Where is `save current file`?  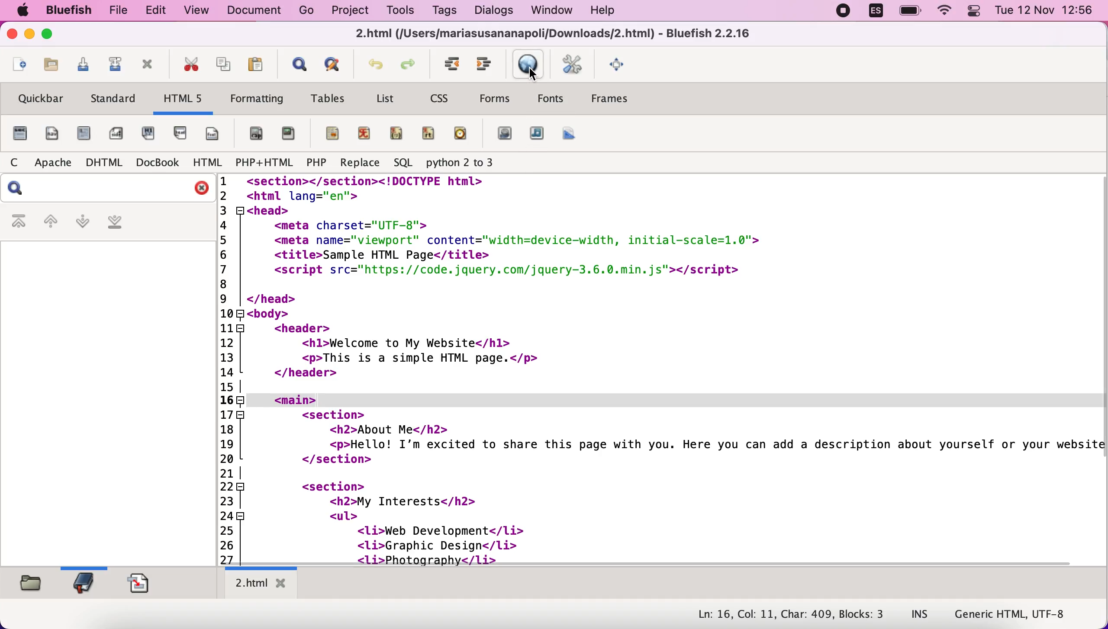 save current file is located at coordinates (82, 64).